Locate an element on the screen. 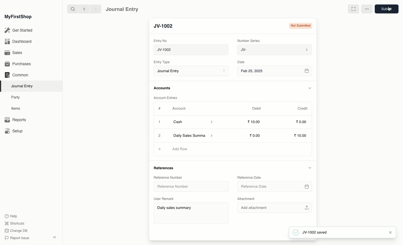 This screenshot has height=245, width=403. Full width toggle is located at coordinates (353, 9).